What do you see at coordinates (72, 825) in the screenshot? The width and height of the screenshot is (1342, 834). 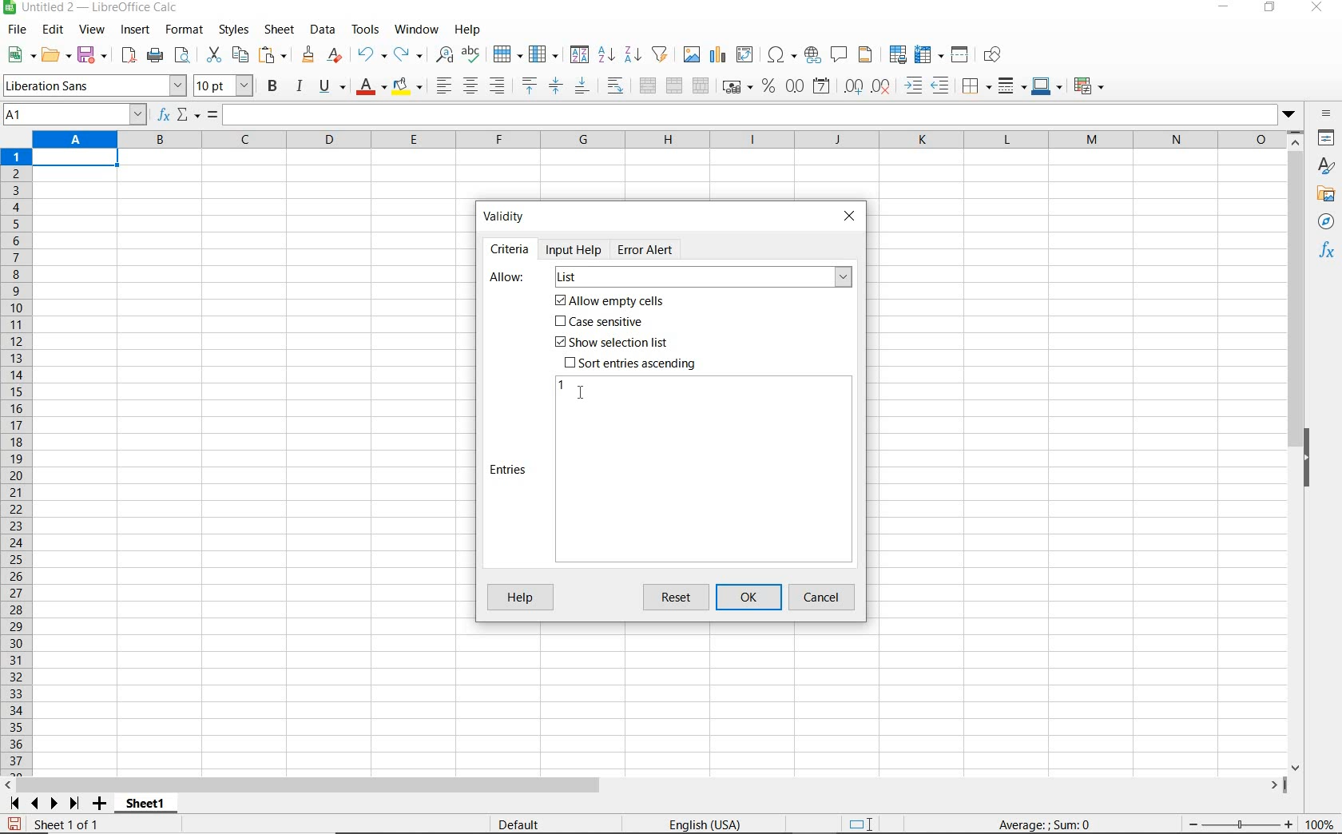 I see `sheet 1 of 1` at bounding box center [72, 825].